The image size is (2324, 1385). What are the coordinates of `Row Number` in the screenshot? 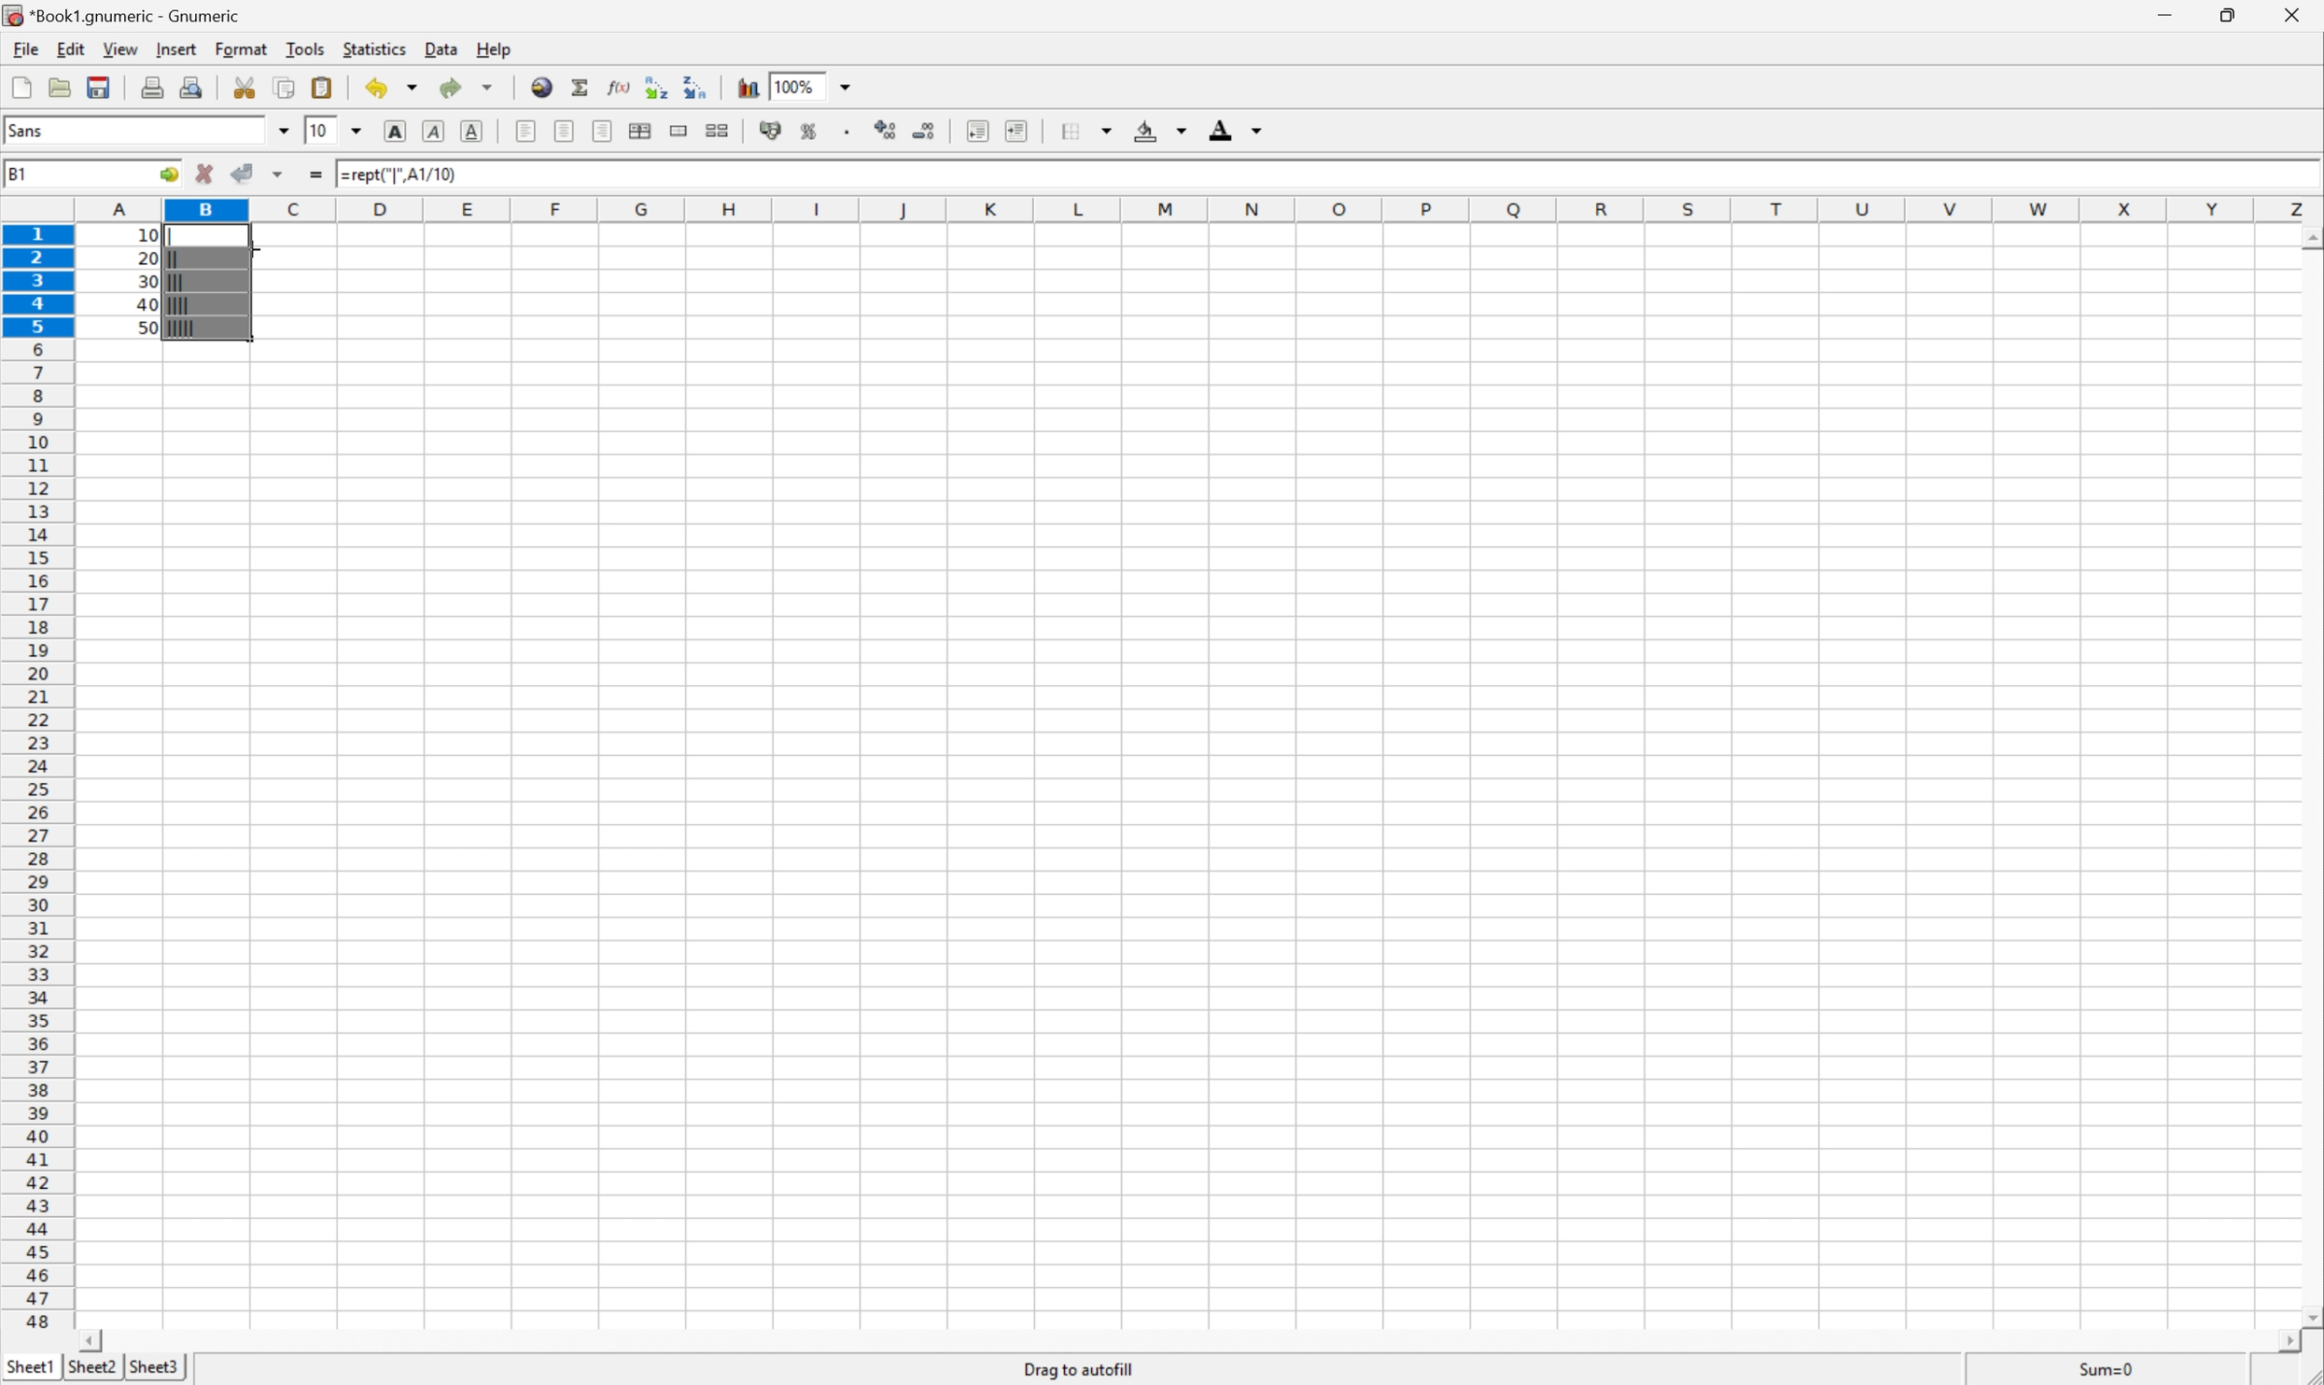 It's located at (36, 778).